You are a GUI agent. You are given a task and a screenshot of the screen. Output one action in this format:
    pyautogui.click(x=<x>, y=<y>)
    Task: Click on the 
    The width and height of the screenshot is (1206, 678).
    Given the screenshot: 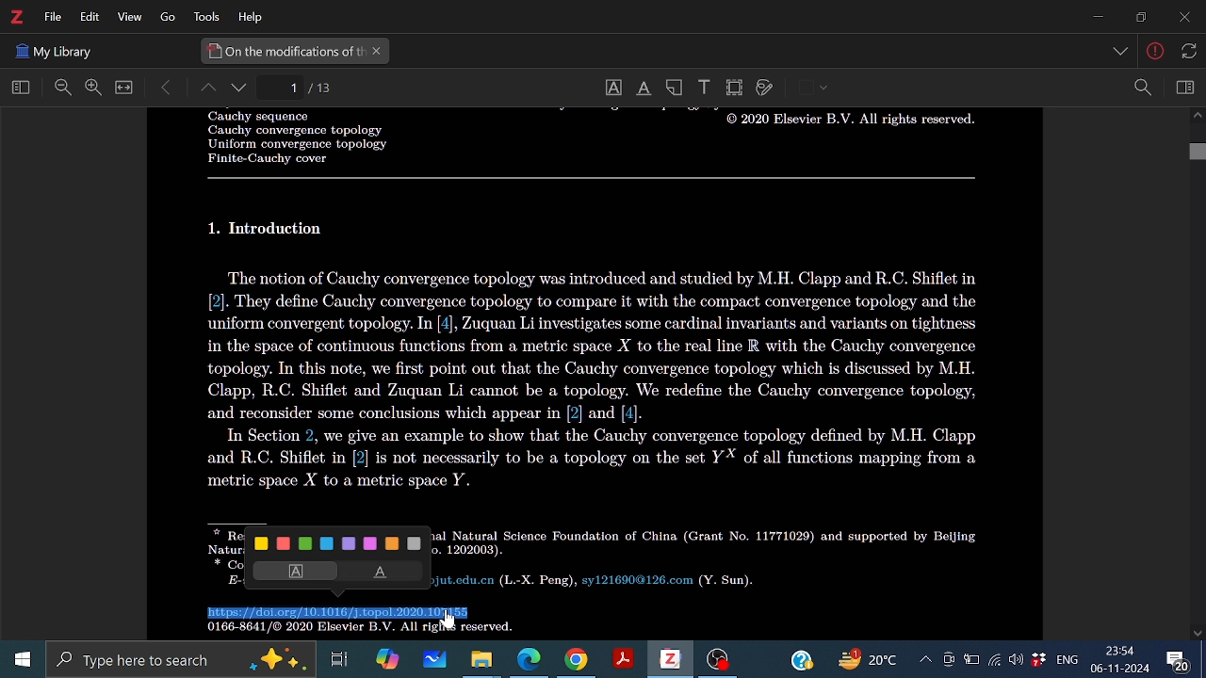 What is the action you would take?
    pyautogui.click(x=1122, y=53)
    